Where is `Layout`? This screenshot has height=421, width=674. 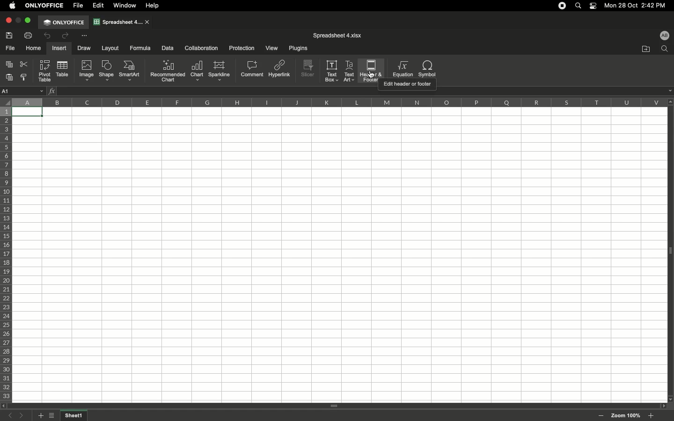 Layout is located at coordinates (110, 48).